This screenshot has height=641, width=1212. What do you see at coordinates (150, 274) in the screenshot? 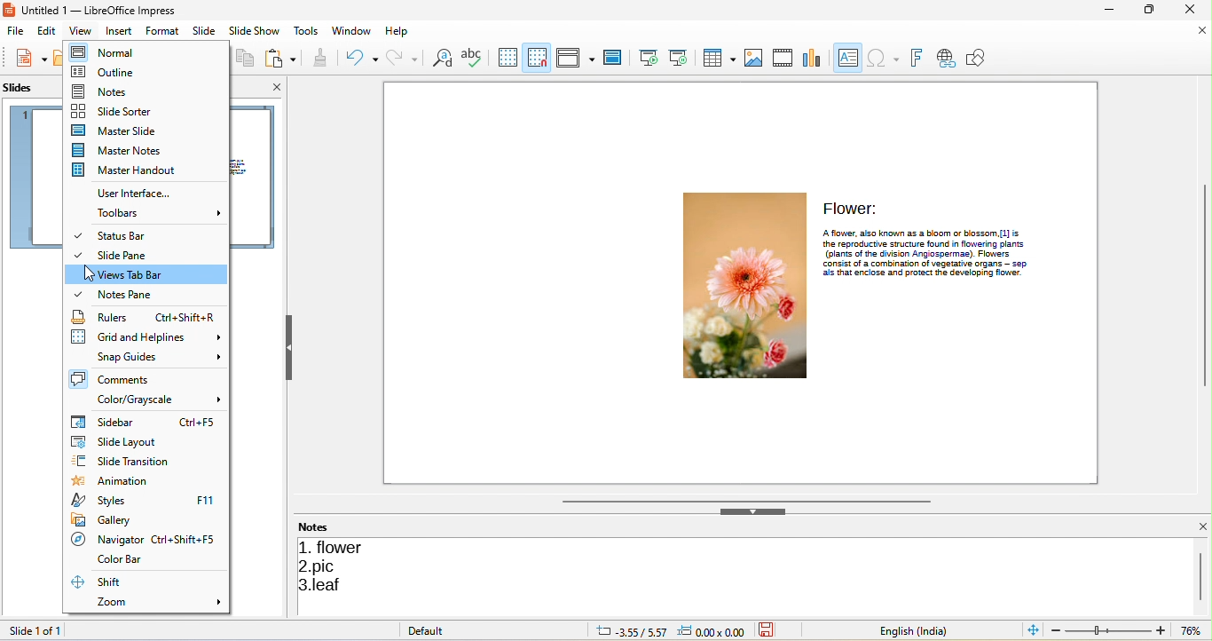
I see `views tab bar` at bounding box center [150, 274].